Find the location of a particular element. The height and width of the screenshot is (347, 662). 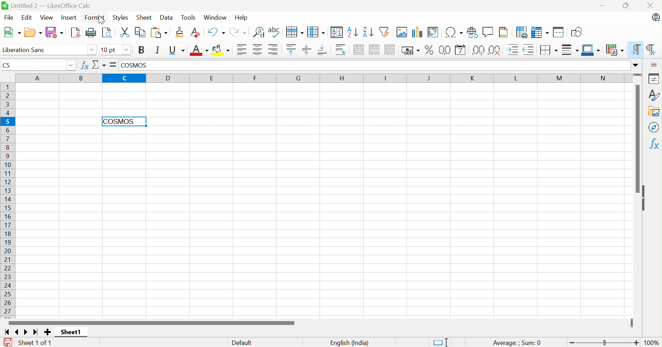

Column is located at coordinates (317, 31).